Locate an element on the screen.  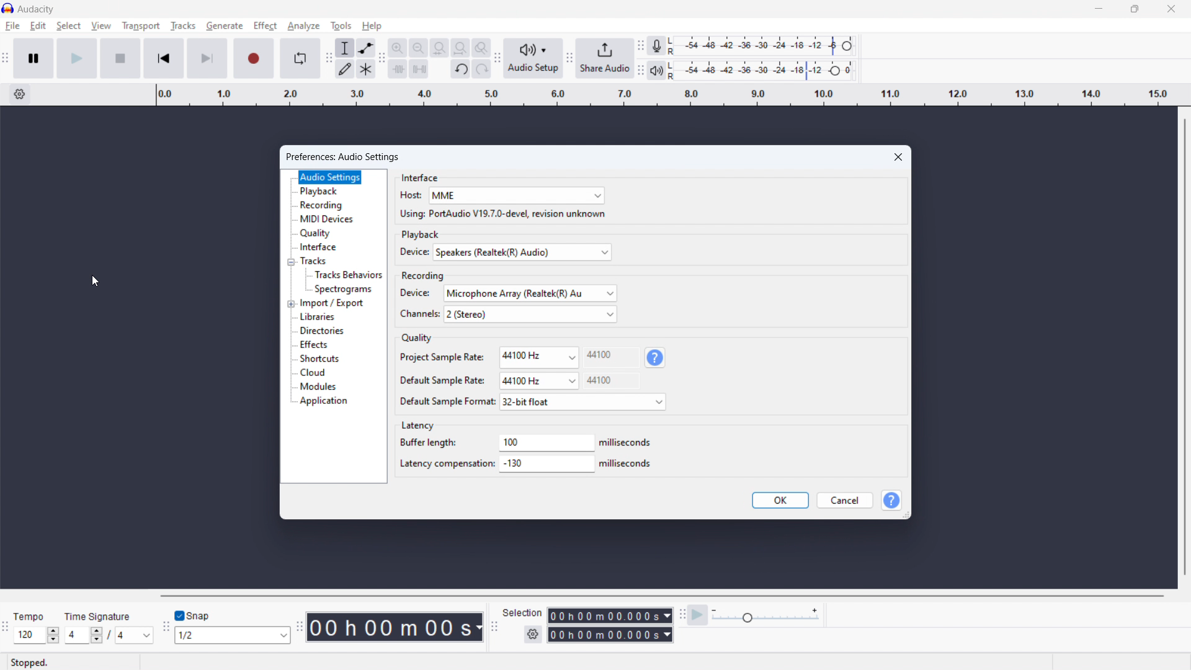
shortcuts is located at coordinates (319, 359).